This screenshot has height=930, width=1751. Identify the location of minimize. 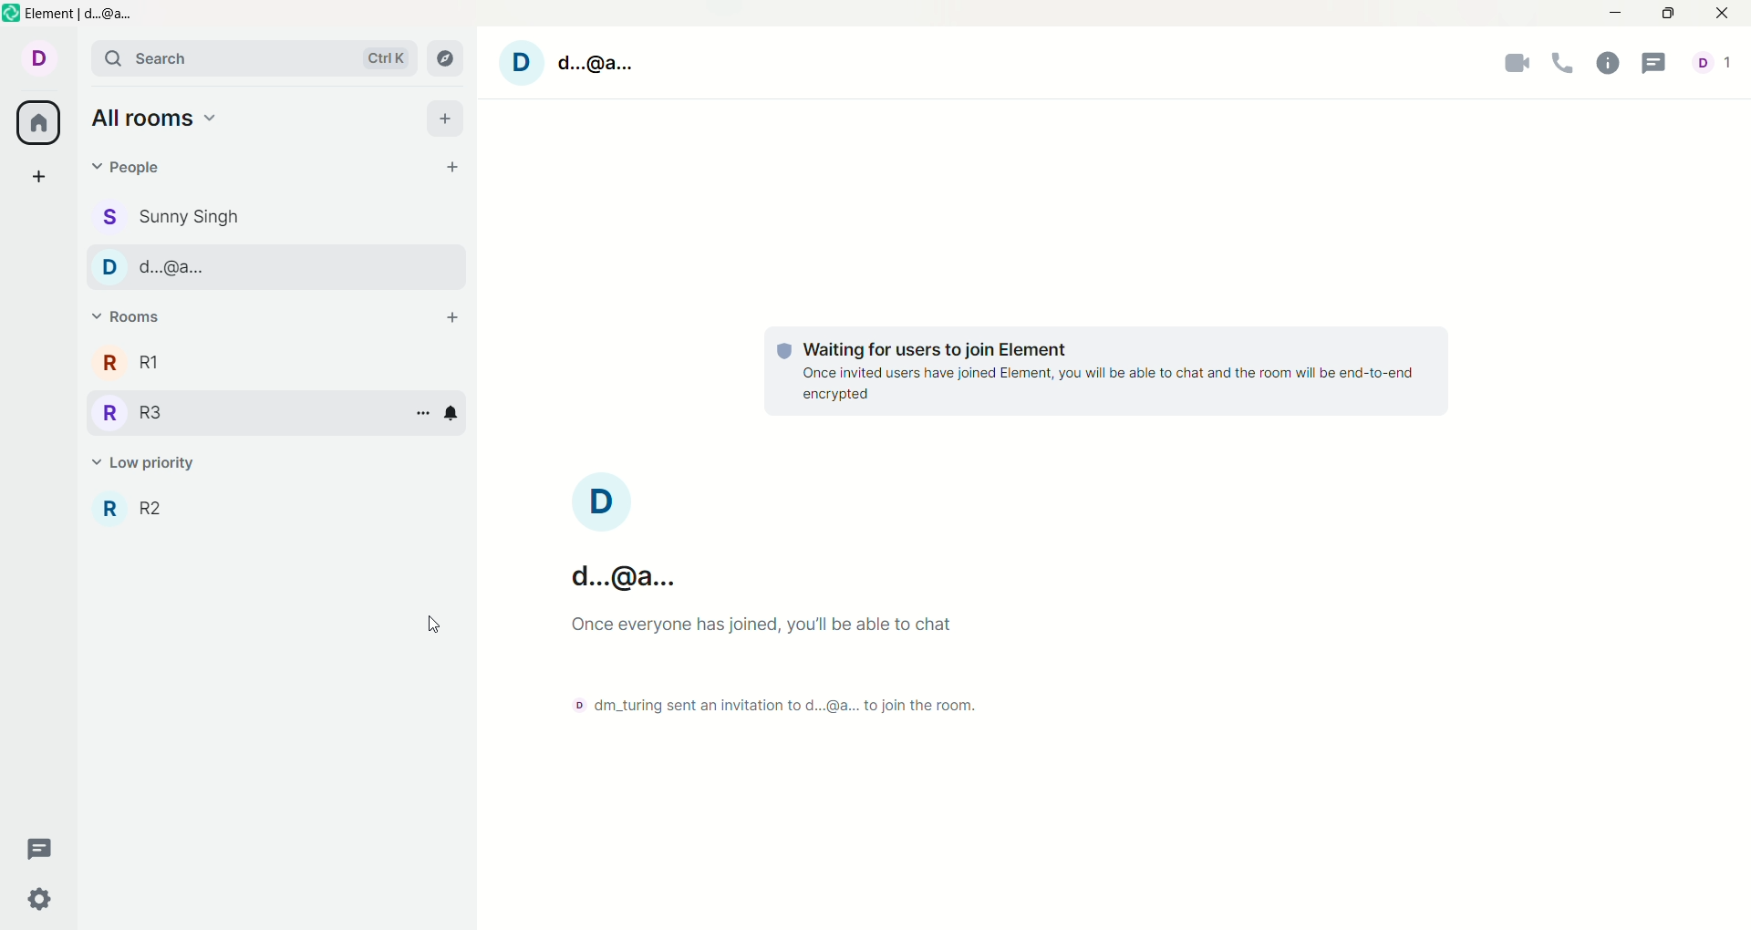
(1621, 12).